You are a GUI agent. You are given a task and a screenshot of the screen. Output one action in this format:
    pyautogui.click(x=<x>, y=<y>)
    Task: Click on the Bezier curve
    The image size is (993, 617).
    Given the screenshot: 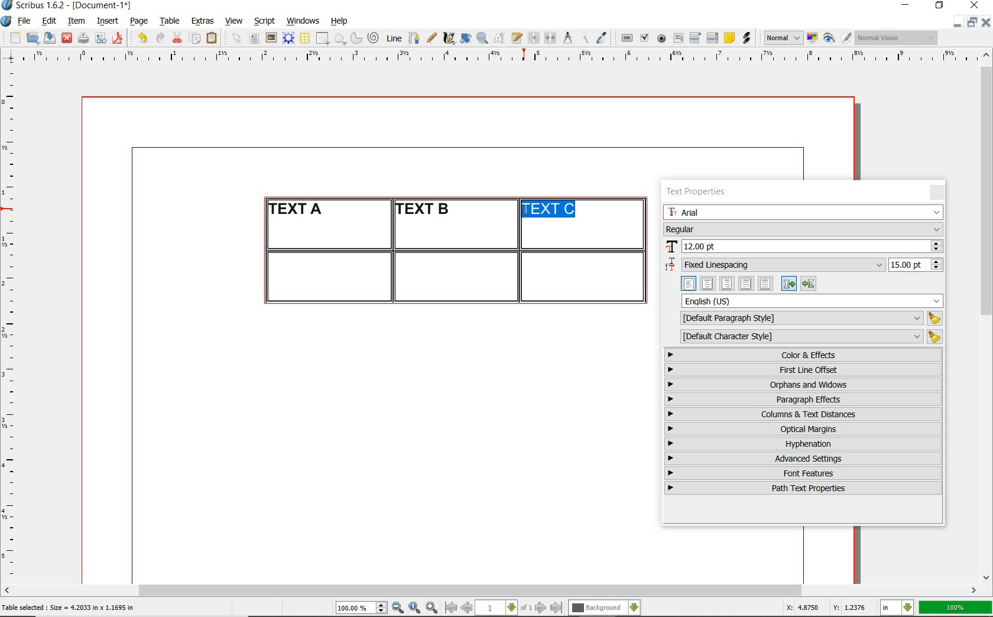 What is the action you would take?
    pyautogui.click(x=413, y=38)
    